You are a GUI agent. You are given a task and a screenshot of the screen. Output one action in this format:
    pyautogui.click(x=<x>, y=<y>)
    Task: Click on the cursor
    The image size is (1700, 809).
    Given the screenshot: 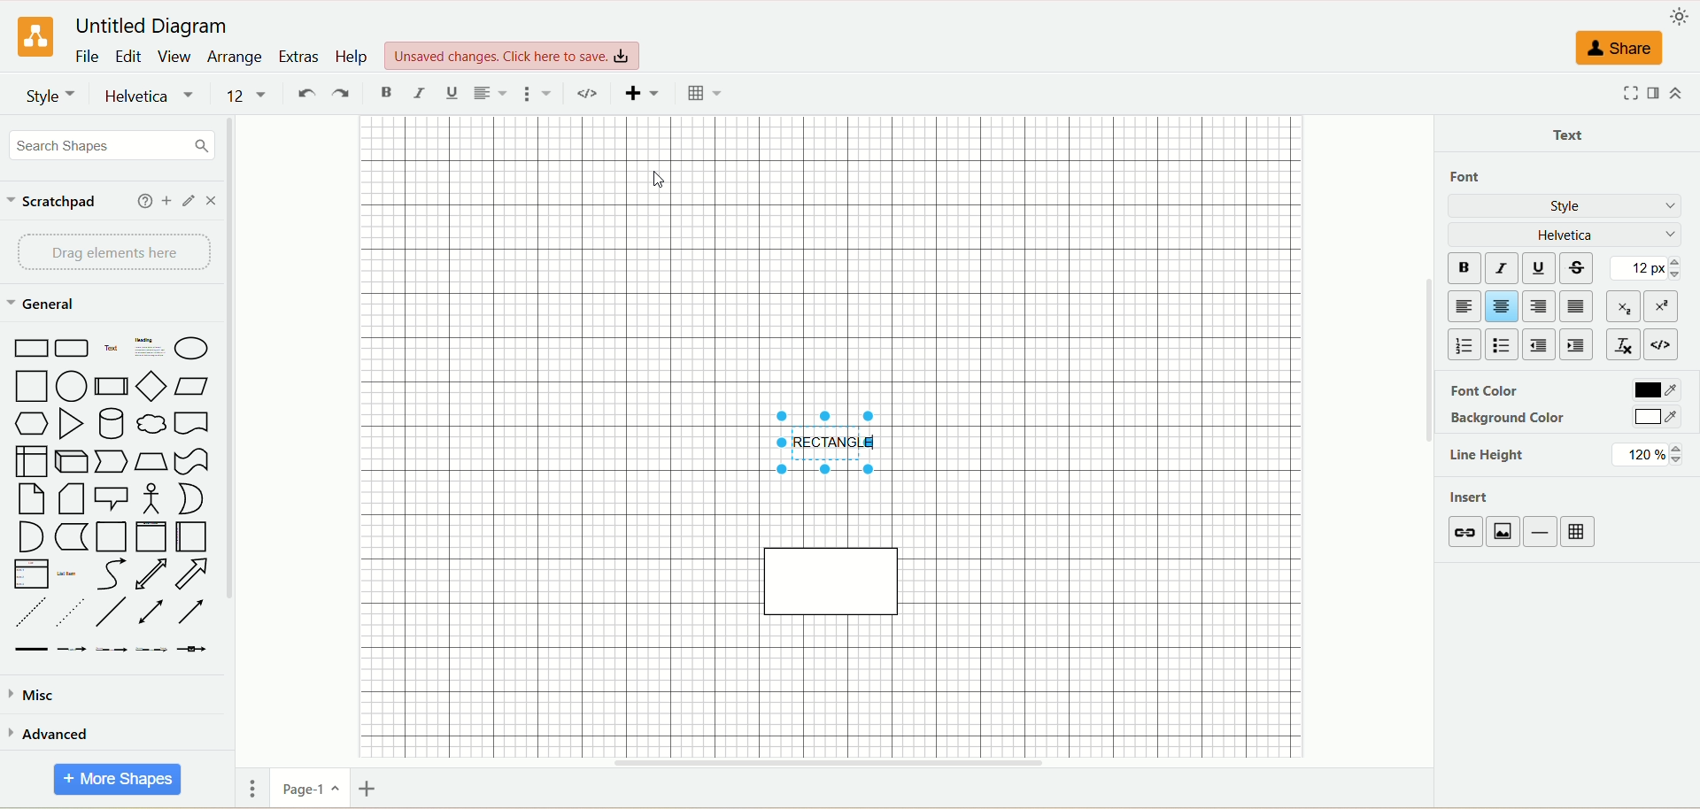 What is the action you would take?
    pyautogui.click(x=646, y=181)
    